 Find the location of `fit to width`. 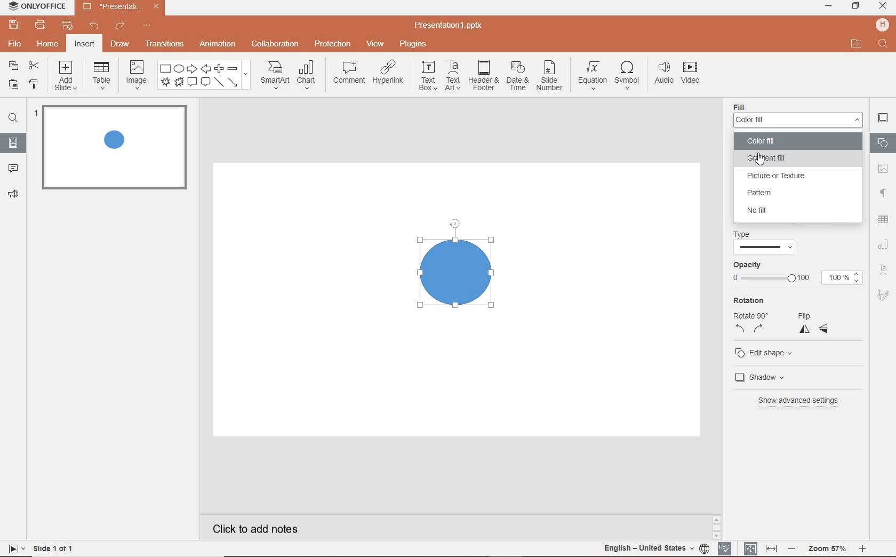

fit to width is located at coordinates (771, 547).